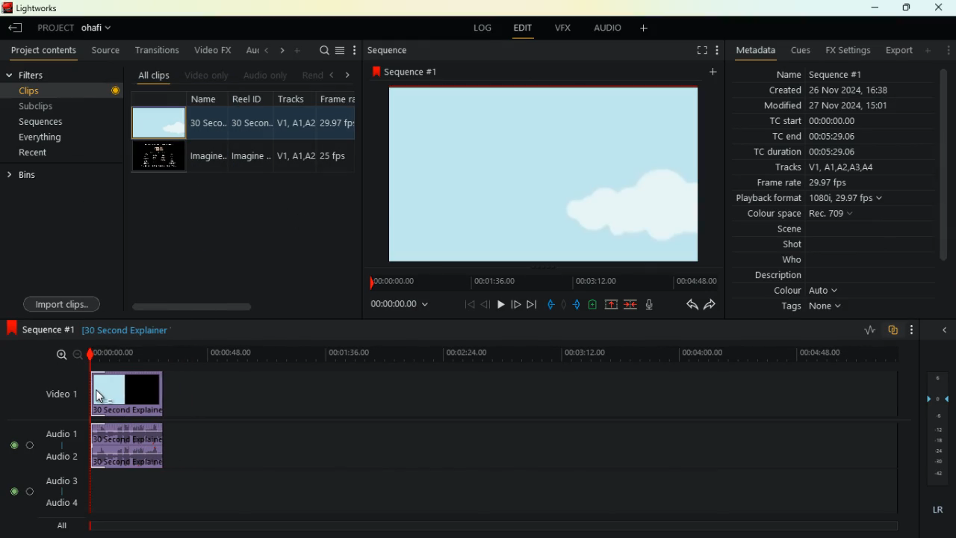 This screenshot has width=956, height=538. I want to click on more, so click(354, 50).